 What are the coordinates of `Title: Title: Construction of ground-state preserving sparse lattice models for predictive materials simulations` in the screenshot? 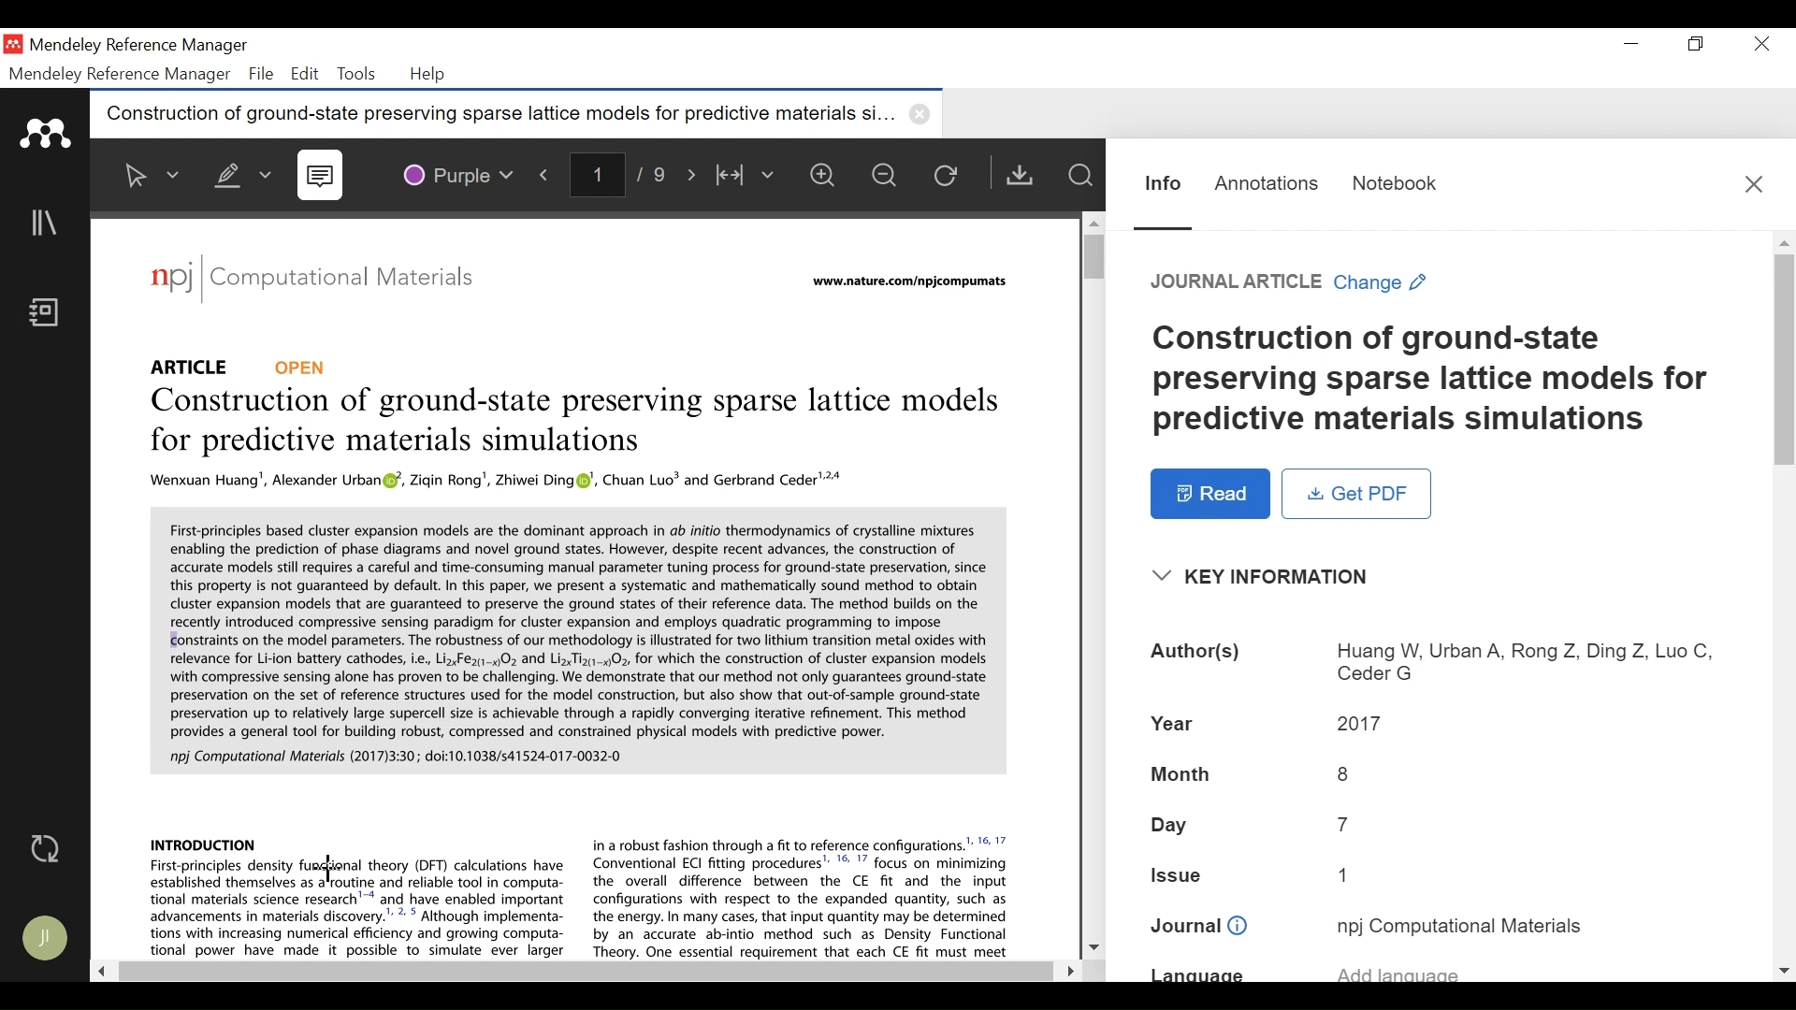 It's located at (1441, 381).